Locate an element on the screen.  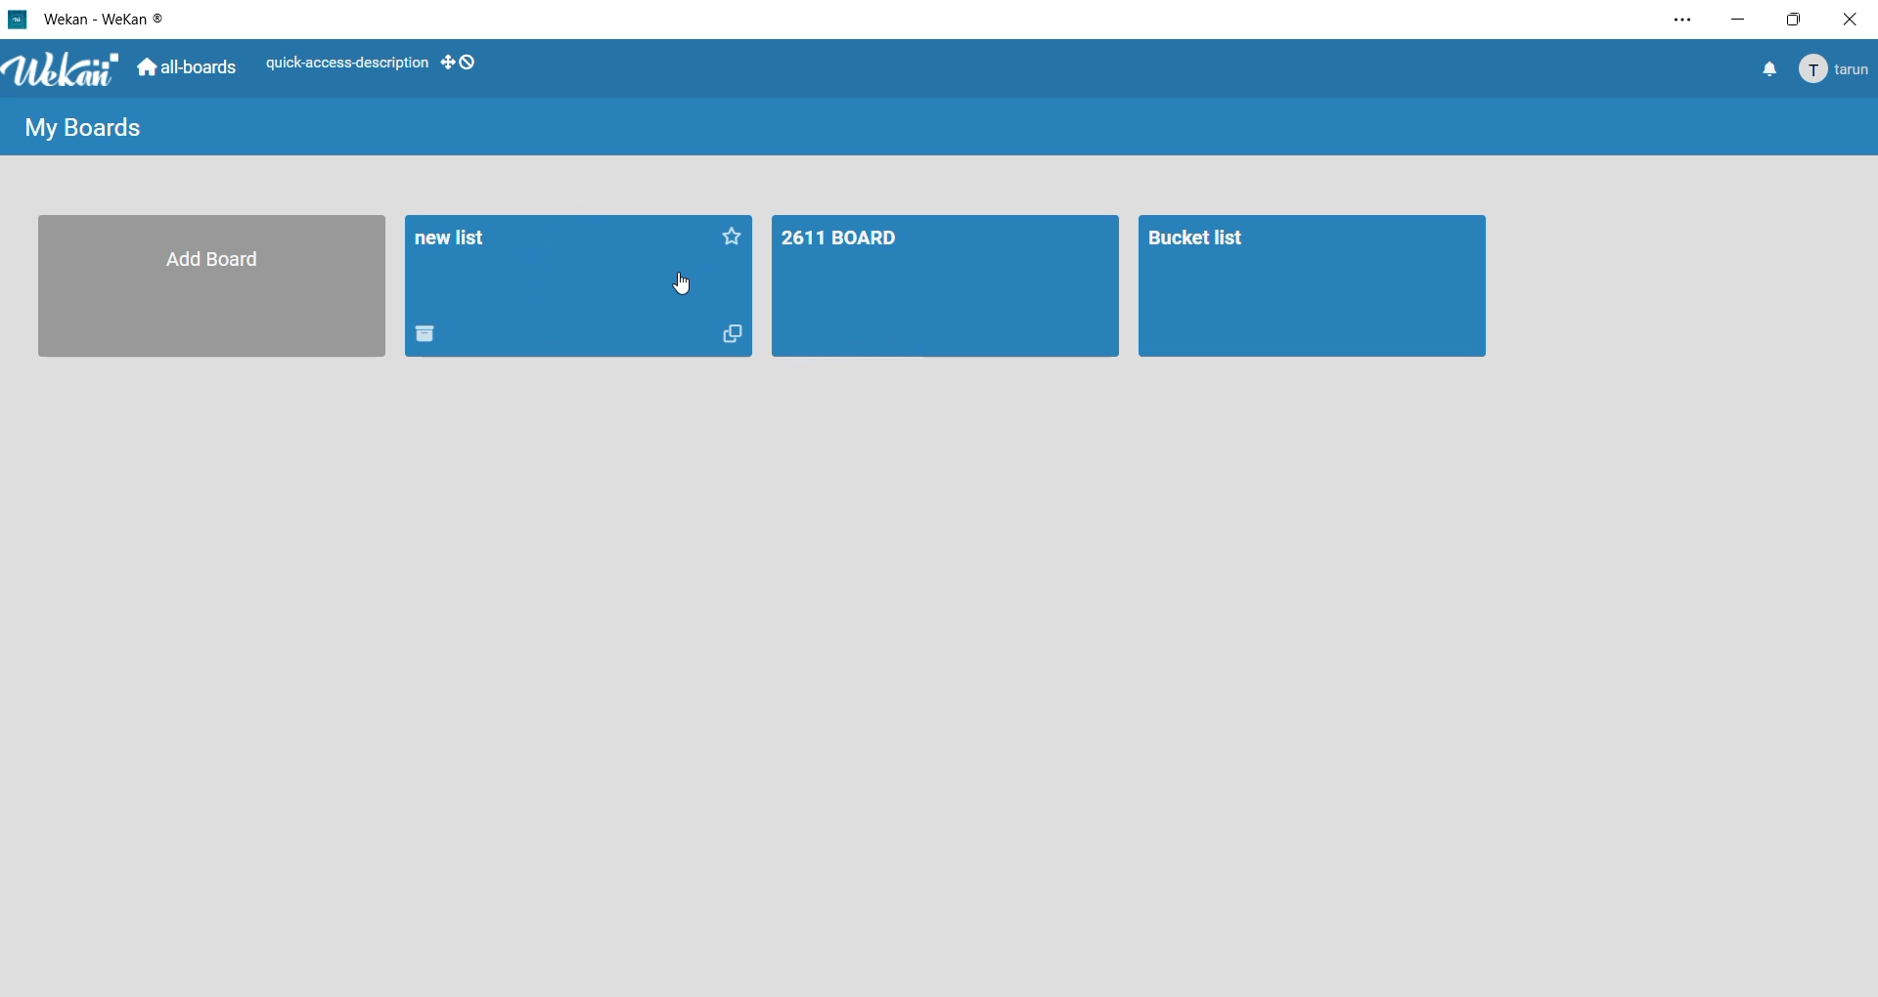
quick access description is located at coordinates (346, 61).